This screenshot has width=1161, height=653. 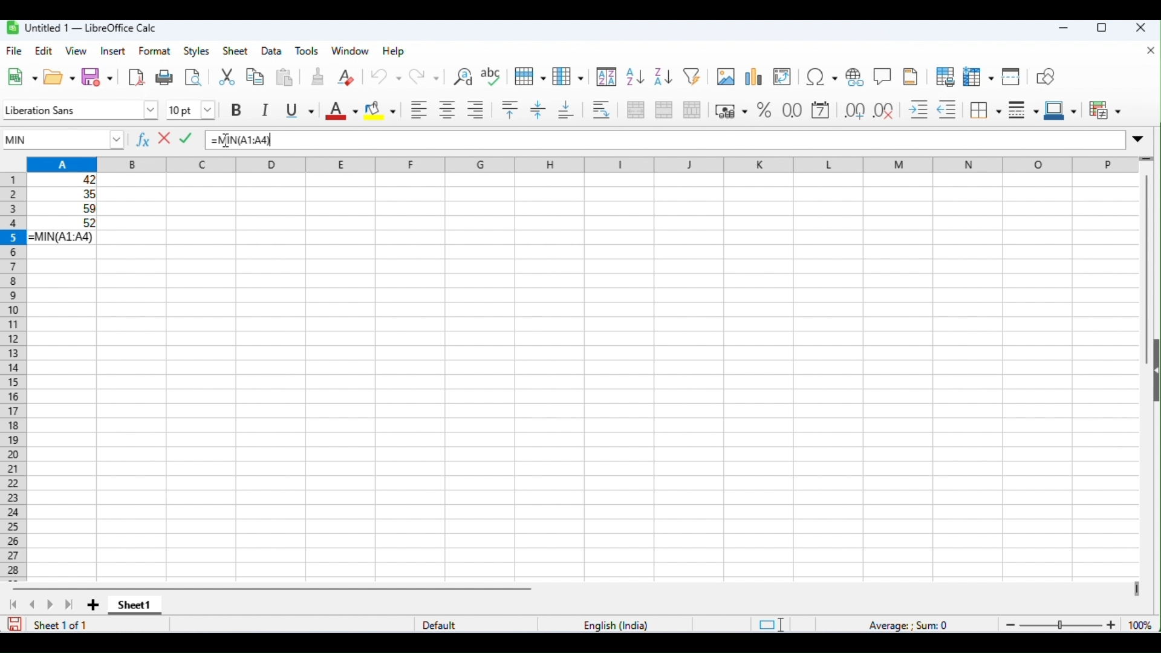 What do you see at coordinates (70, 606) in the screenshot?
I see `last sheet` at bounding box center [70, 606].